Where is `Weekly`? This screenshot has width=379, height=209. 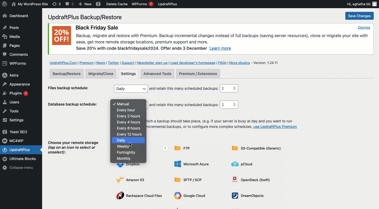
Weekly is located at coordinates (125, 147).